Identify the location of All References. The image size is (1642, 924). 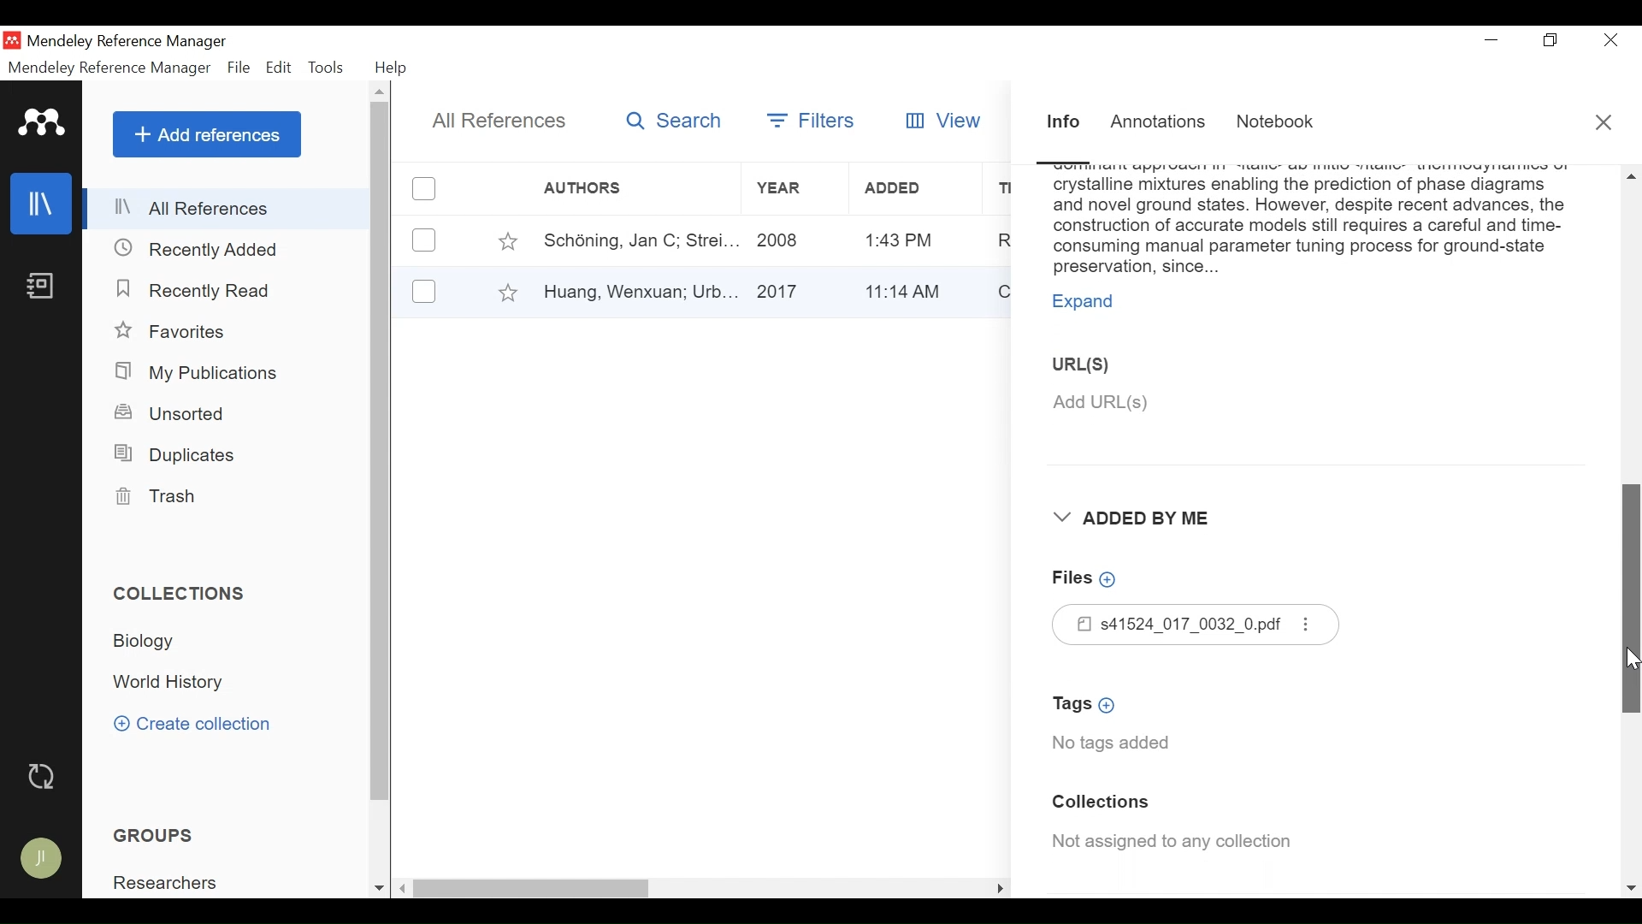
(228, 208).